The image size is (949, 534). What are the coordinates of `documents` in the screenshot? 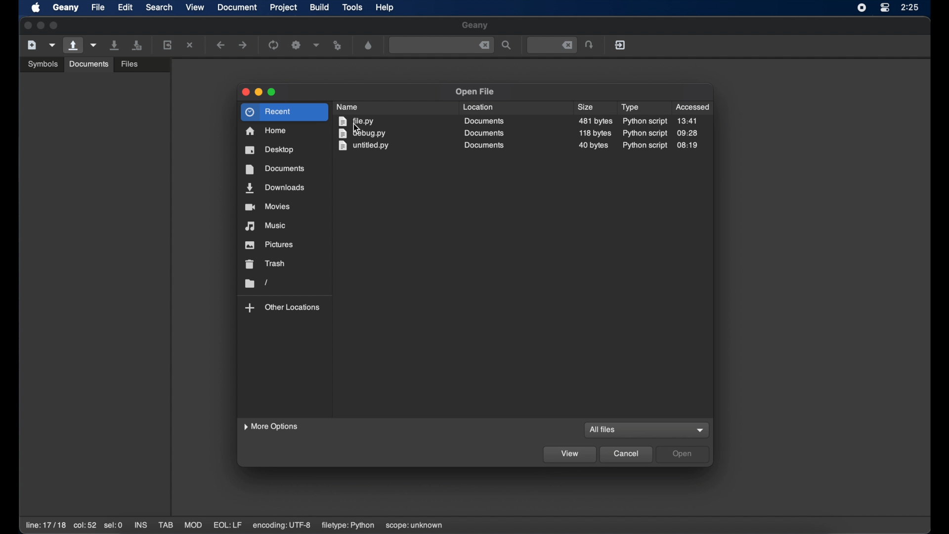 It's located at (484, 145).